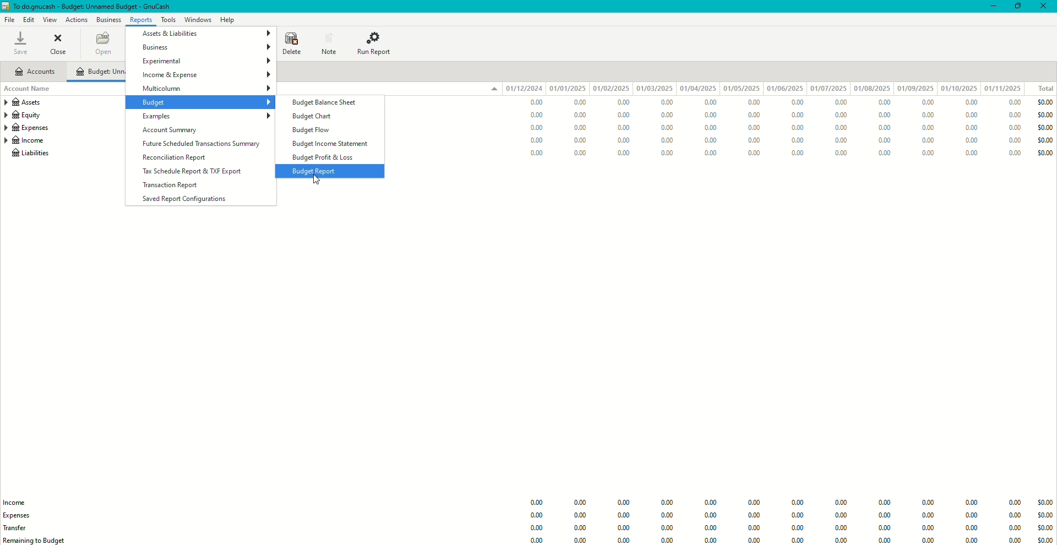  Describe the element at coordinates (1043, 127) in the screenshot. I see `$0.00` at that location.